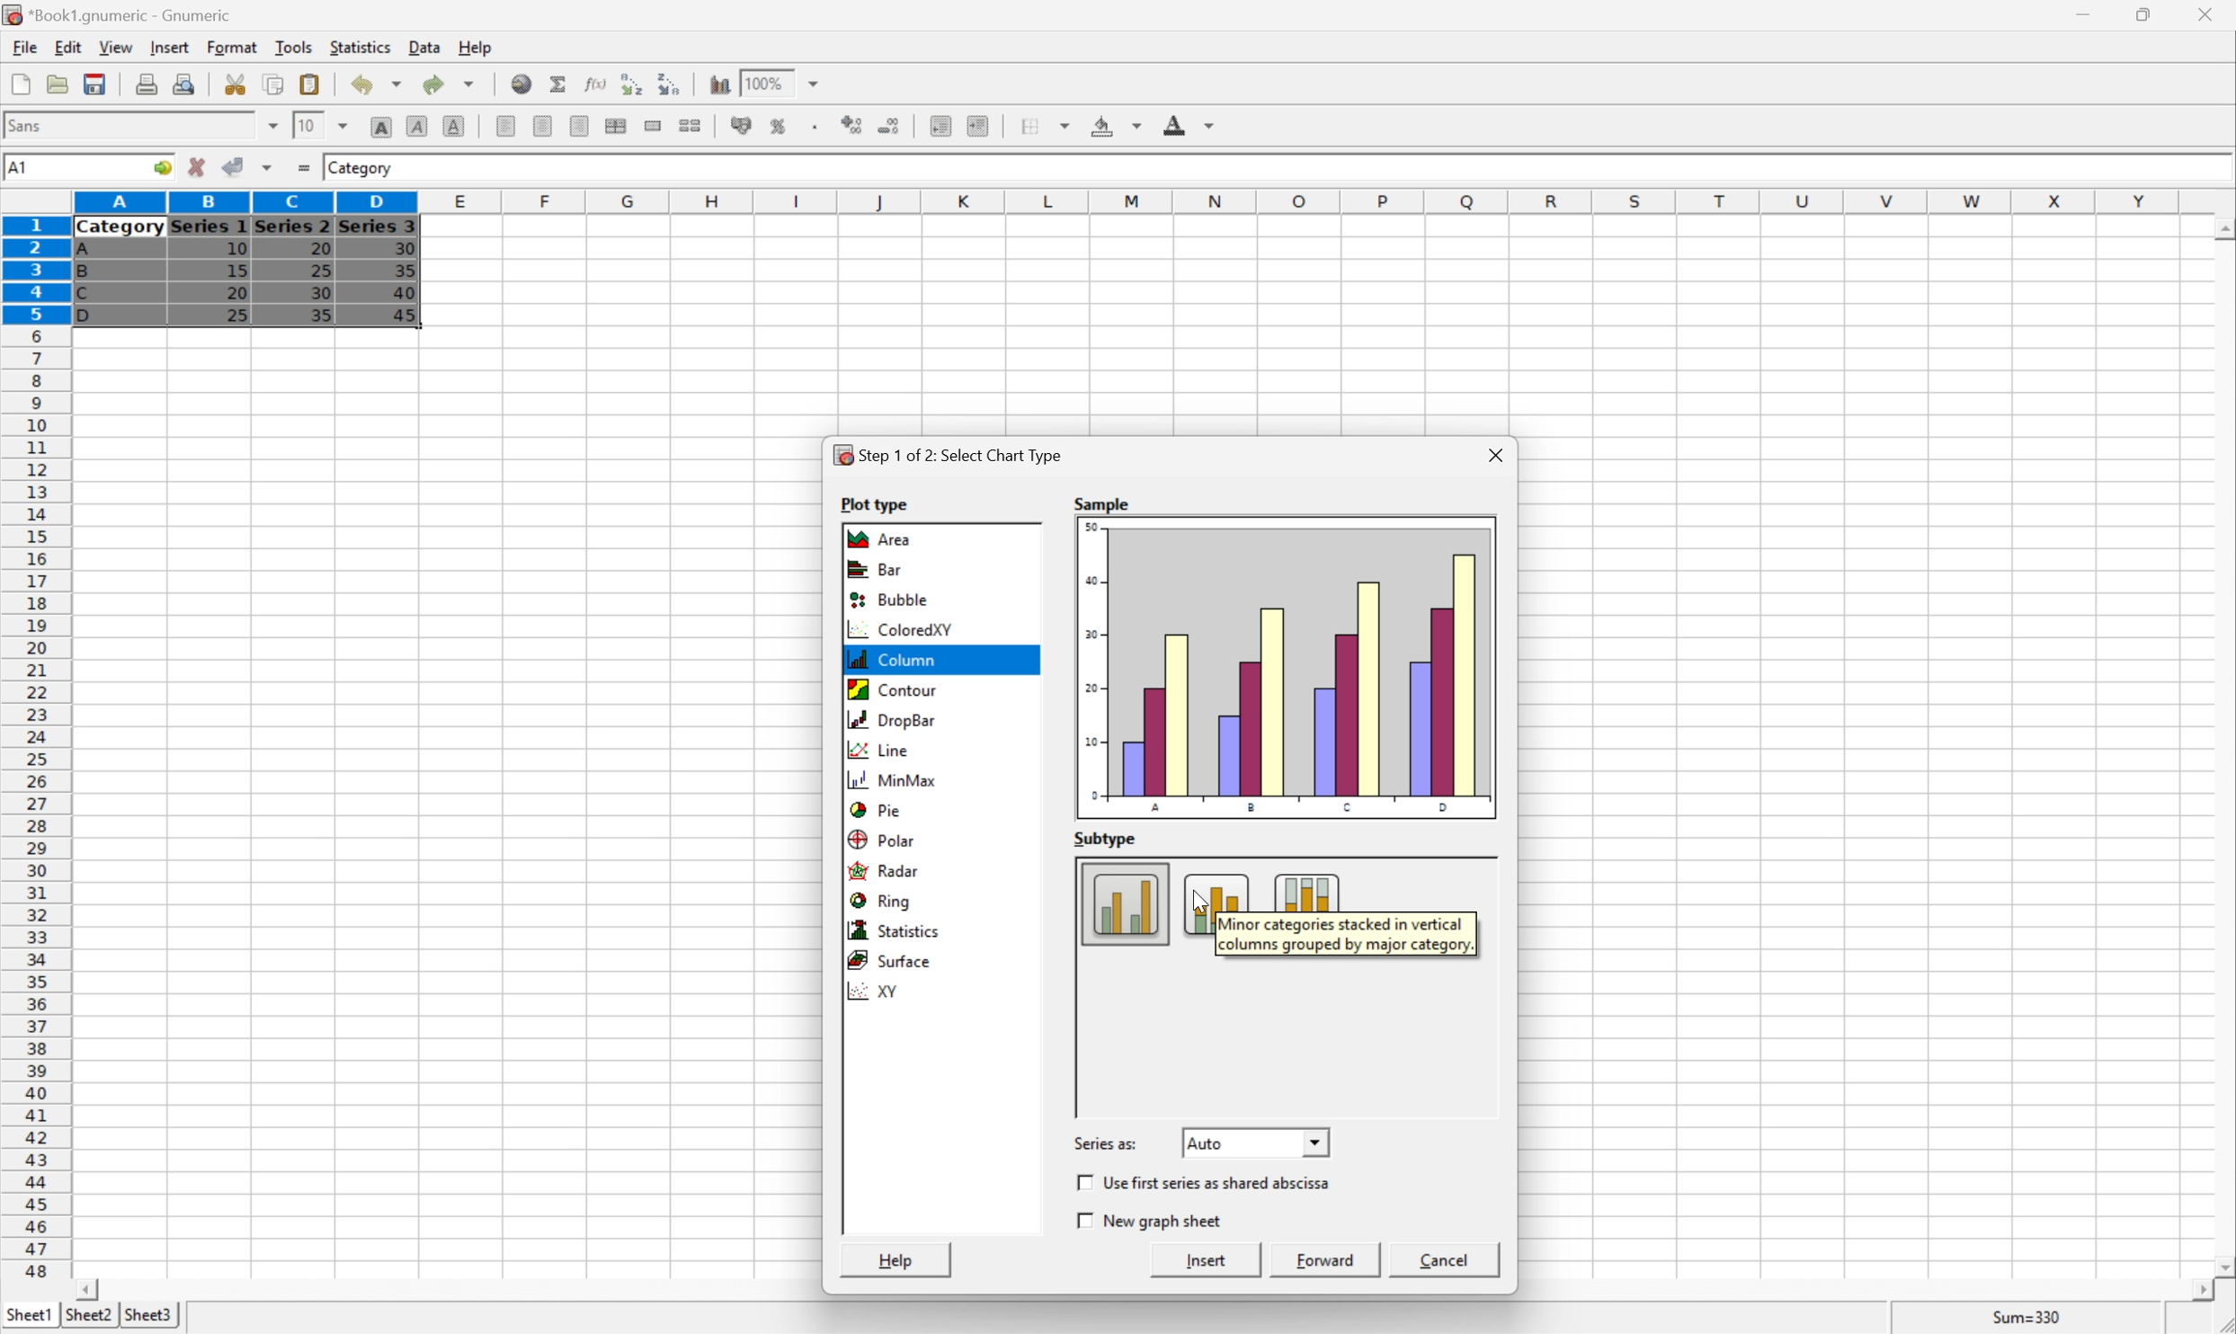  What do you see at coordinates (1489, 1108) in the screenshot?
I see `Scroll Down` at bounding box center [1489, 1108].